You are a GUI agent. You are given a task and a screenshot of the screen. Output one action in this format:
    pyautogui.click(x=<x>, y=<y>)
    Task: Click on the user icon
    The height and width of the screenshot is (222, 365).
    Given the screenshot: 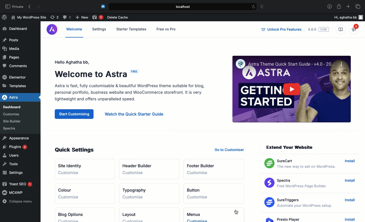 What is the action you would take?
    pyautogui.click(x=361, y=16)
    